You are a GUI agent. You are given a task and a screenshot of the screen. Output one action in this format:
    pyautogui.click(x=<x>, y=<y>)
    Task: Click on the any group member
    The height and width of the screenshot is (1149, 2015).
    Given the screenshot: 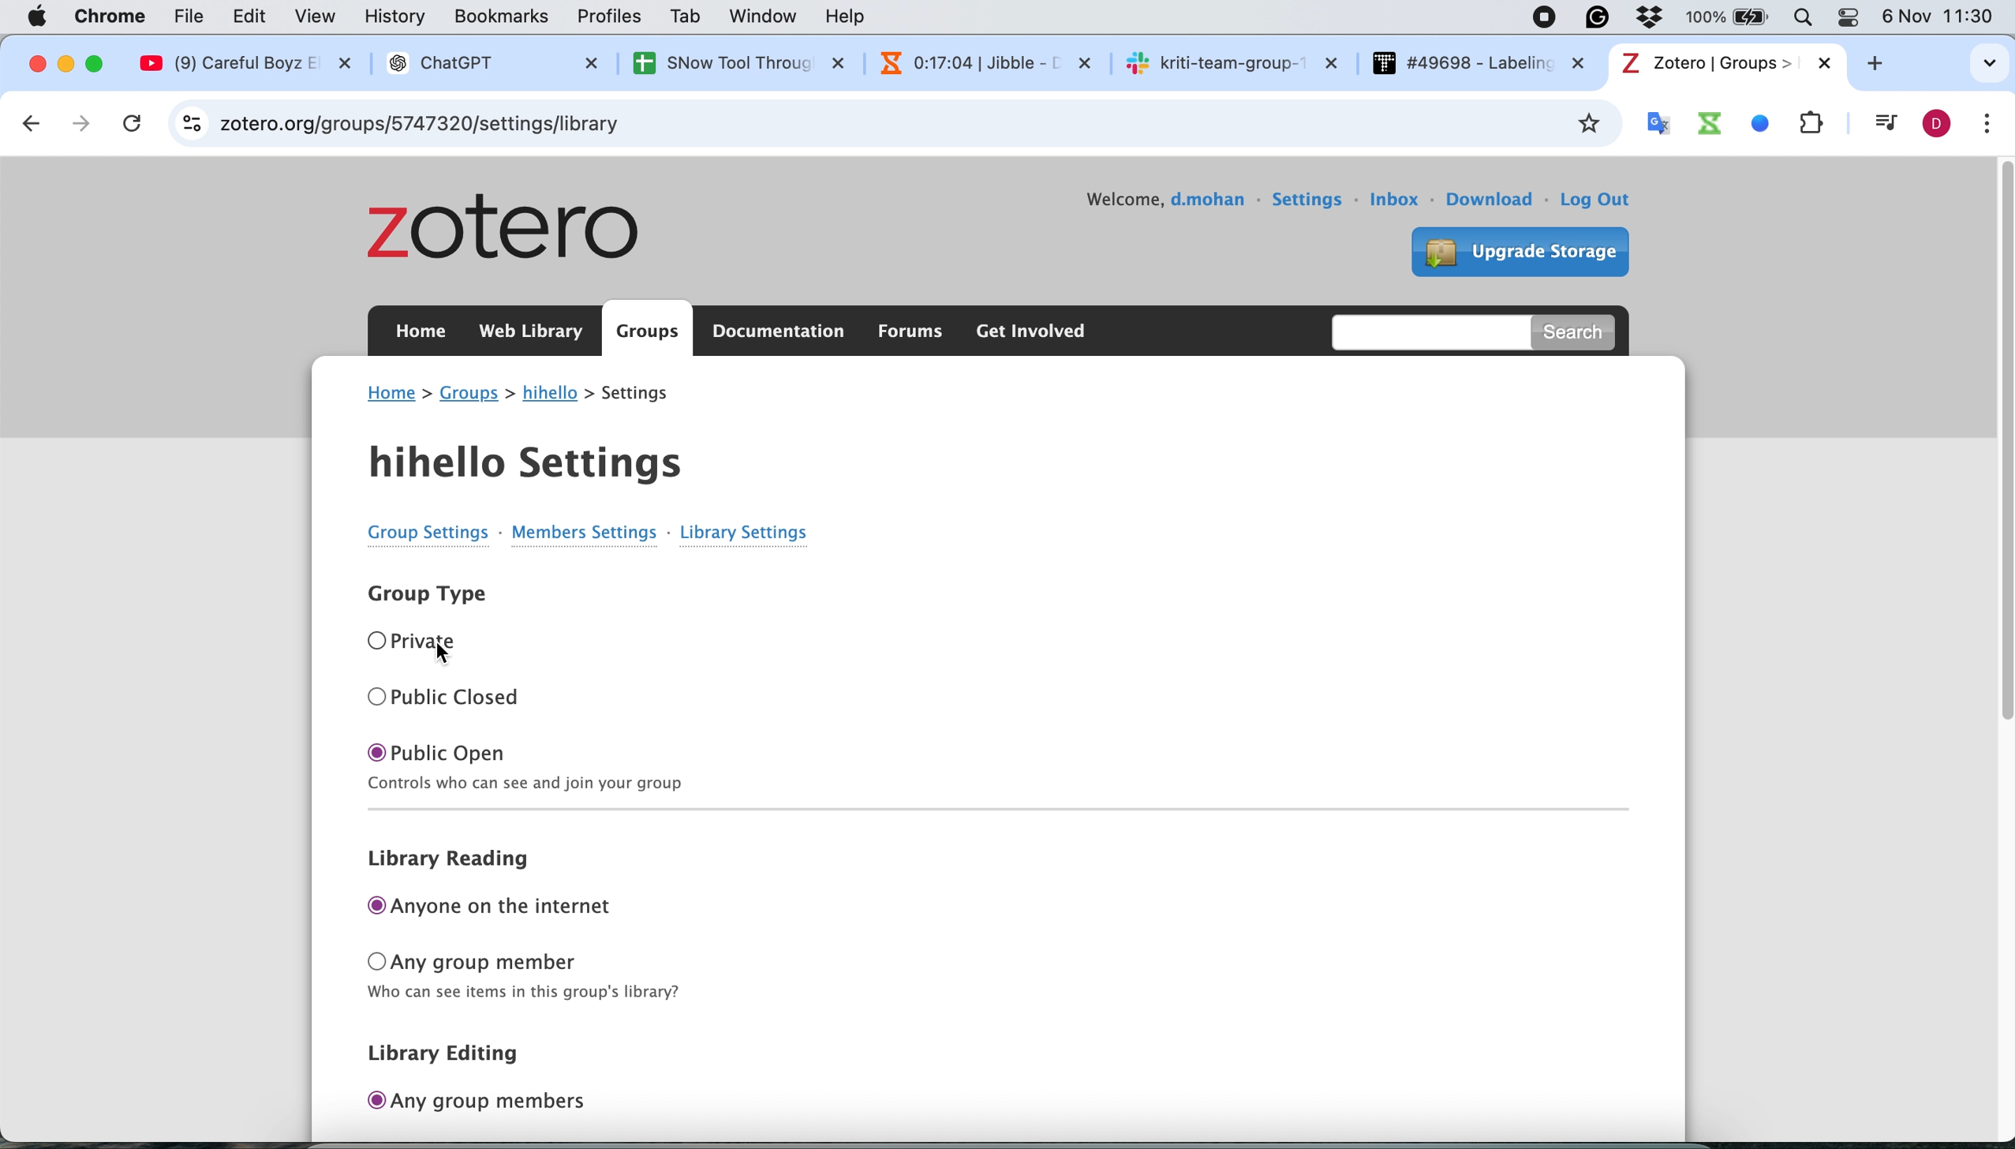 What is the action you would take?
    pyautogui.click(x=528, y=961)
    